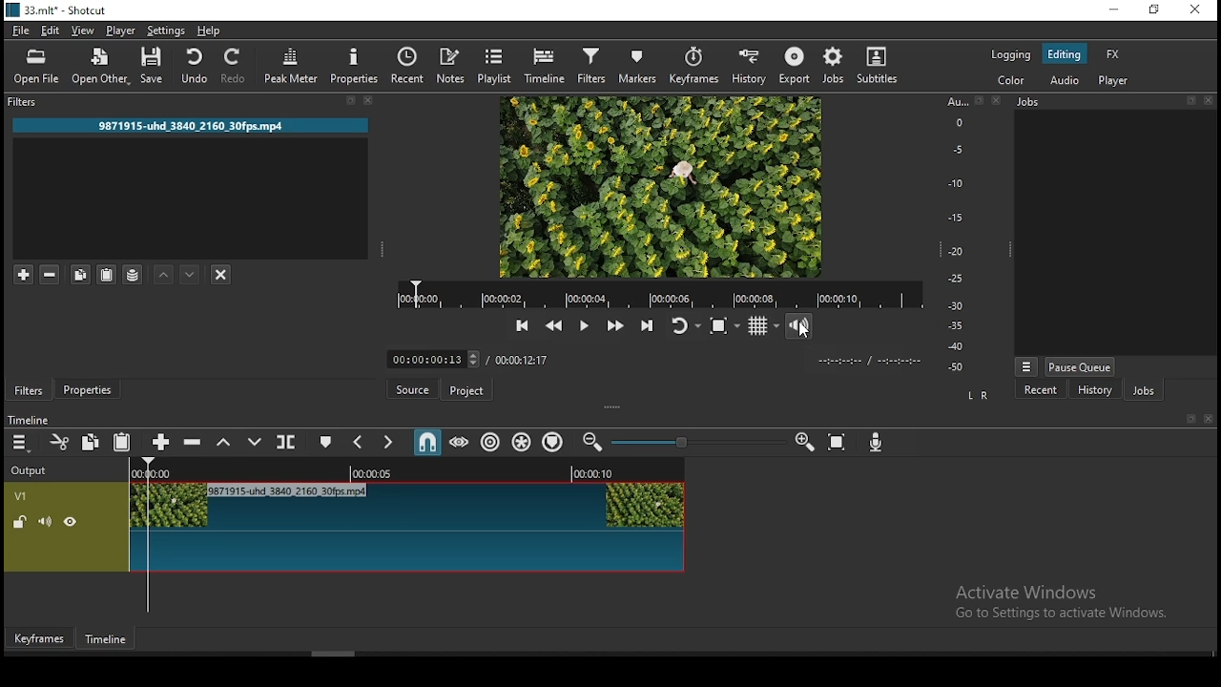  What do you see at coordinates (1209, 421) in the screenshot?
I see `close` at bounding box center [1209, 421].